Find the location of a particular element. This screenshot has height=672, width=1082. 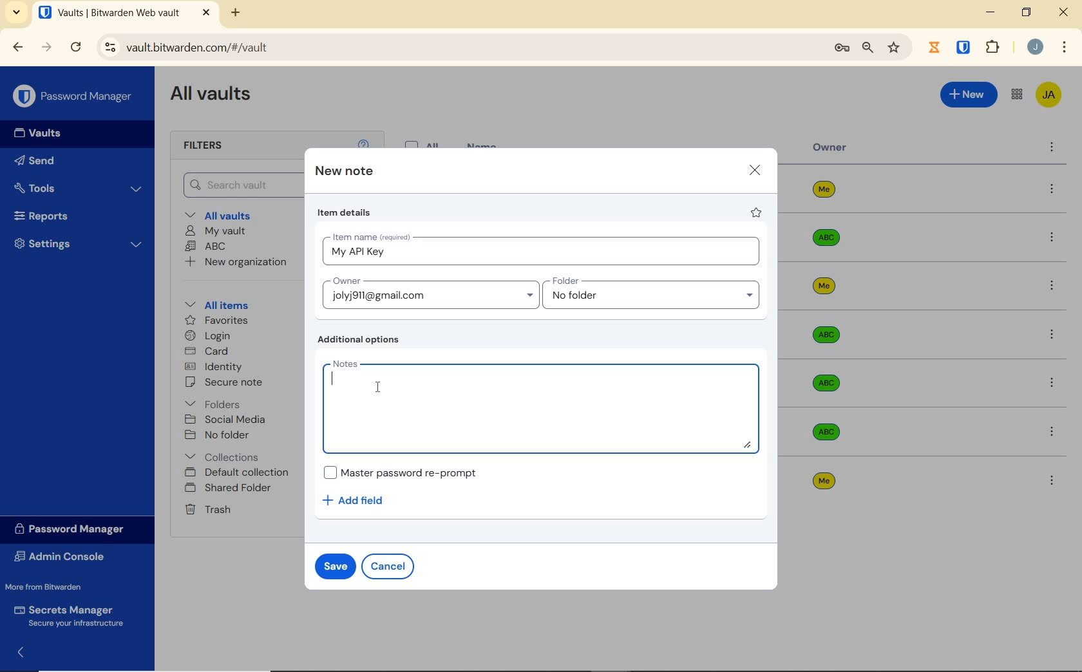

name is located at coordinates (484, 144).